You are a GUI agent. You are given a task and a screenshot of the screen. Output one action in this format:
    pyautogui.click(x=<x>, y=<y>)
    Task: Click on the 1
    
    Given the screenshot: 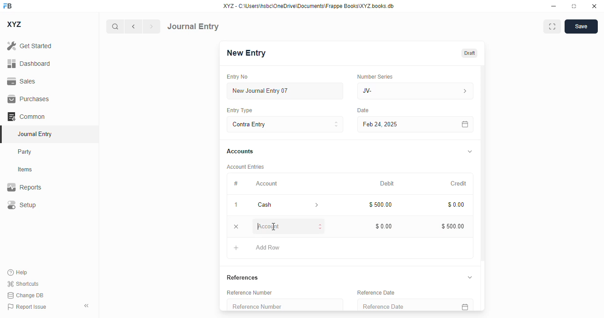 What is the action you would take?
    pyautogui.click(x=236, y=205)
    